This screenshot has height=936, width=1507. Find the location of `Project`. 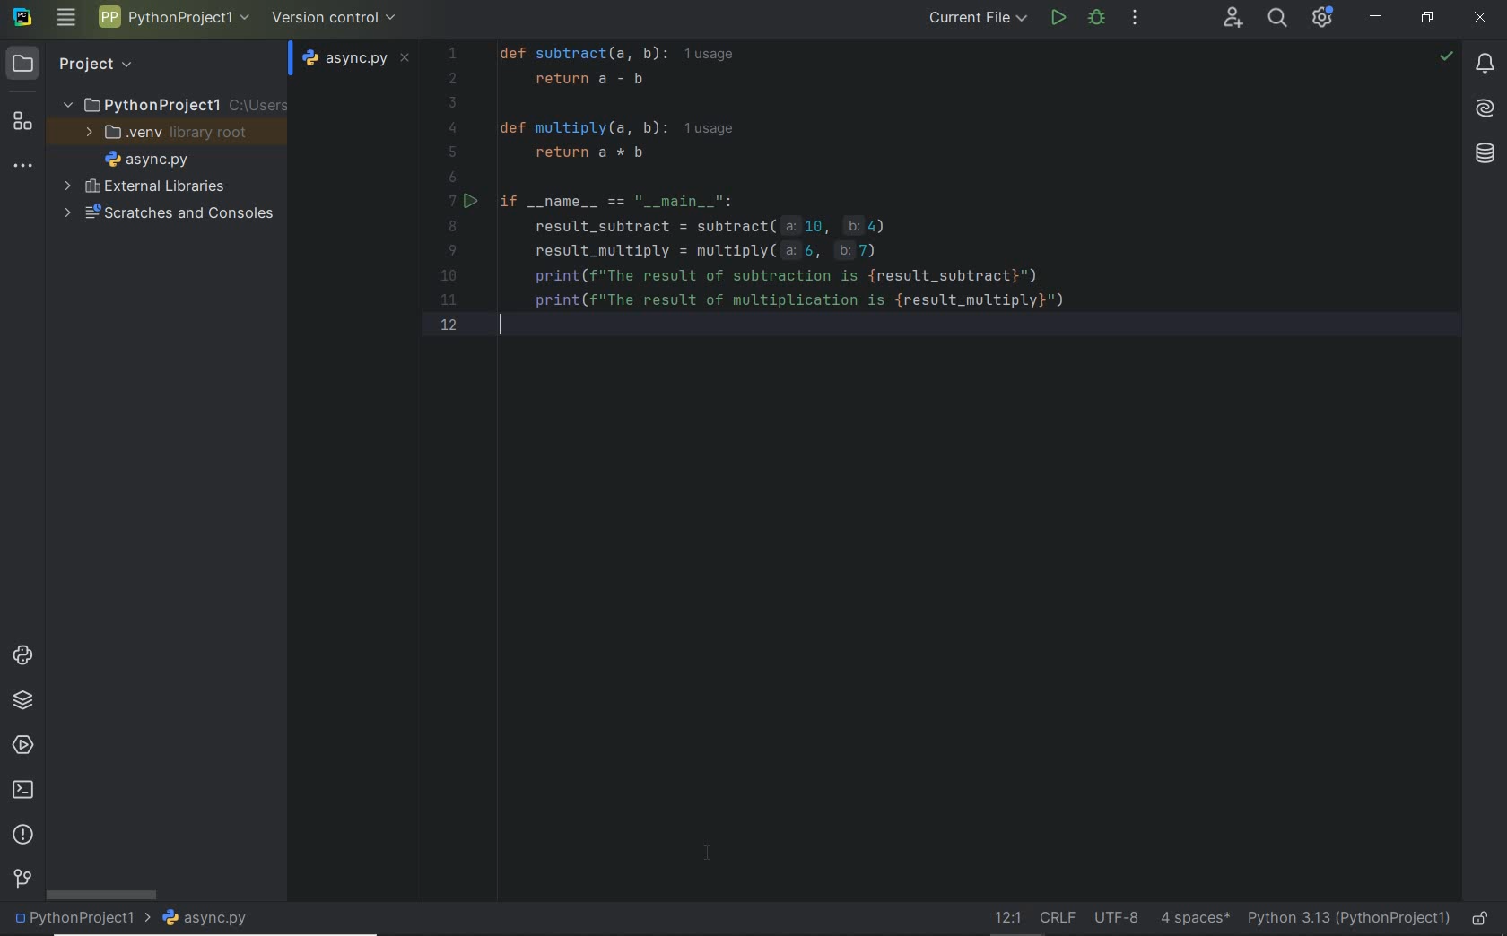

Project is located at coordinates (80, 65).